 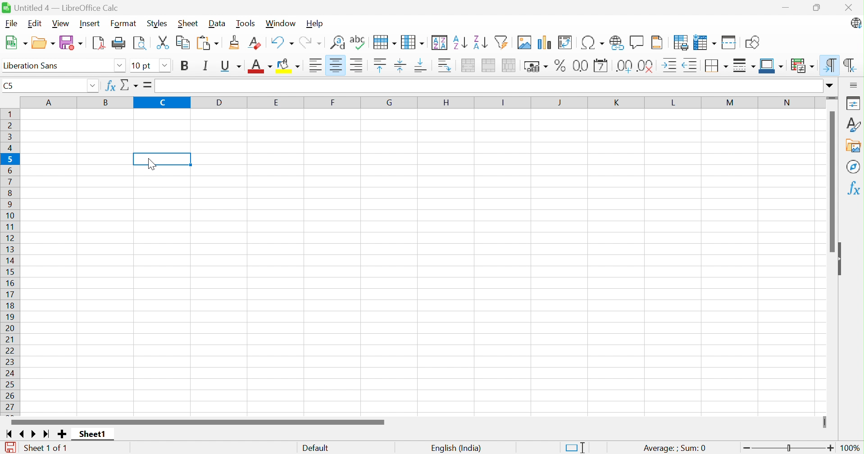 What do you see at coordinates (853, 123) in the screenshot?
I see `Styles` at bounding box center [853, 123].